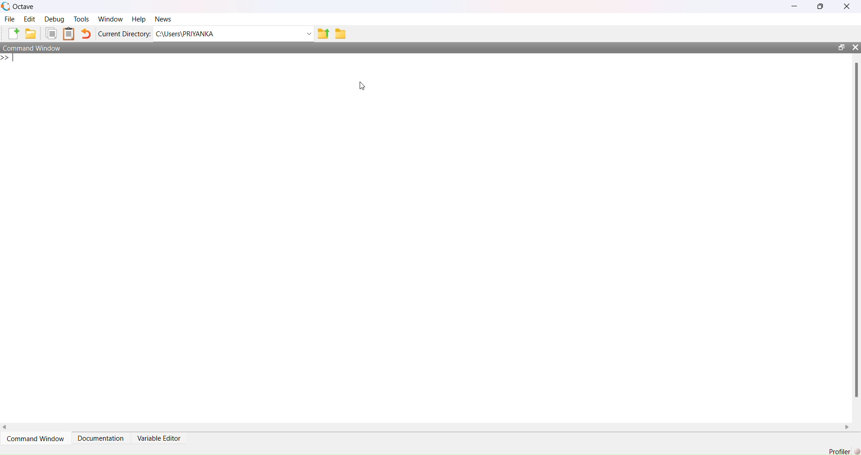 Image resolution: width=861 pixels, height=455 pixels. I want to click on cursor, so click(362, 86).